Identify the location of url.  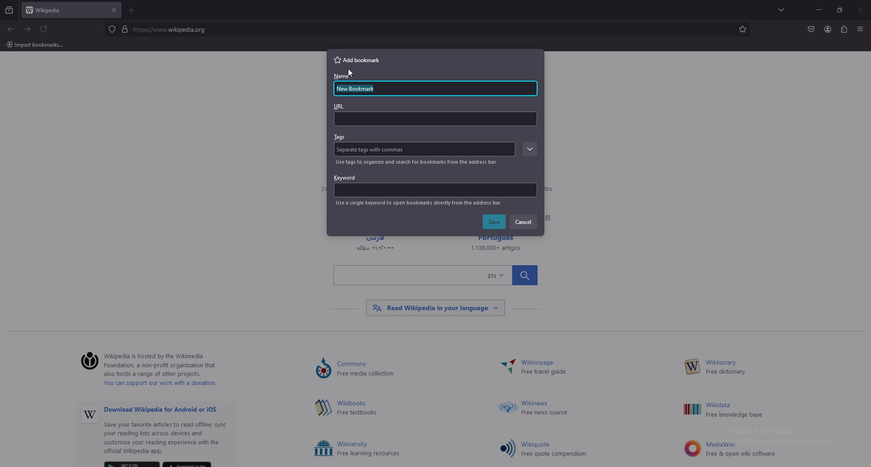
(435, 114).